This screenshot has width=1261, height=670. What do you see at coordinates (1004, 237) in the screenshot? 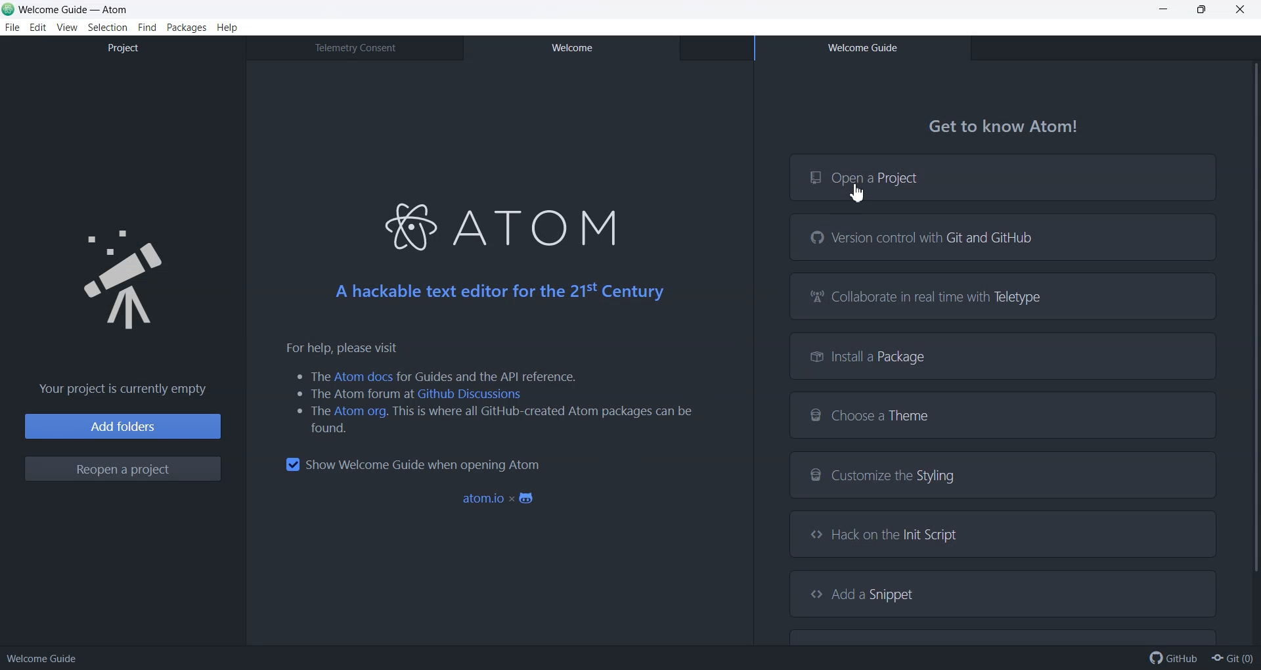
I see `Version control with Git and GitHub` at bounding box center [1004, 237].